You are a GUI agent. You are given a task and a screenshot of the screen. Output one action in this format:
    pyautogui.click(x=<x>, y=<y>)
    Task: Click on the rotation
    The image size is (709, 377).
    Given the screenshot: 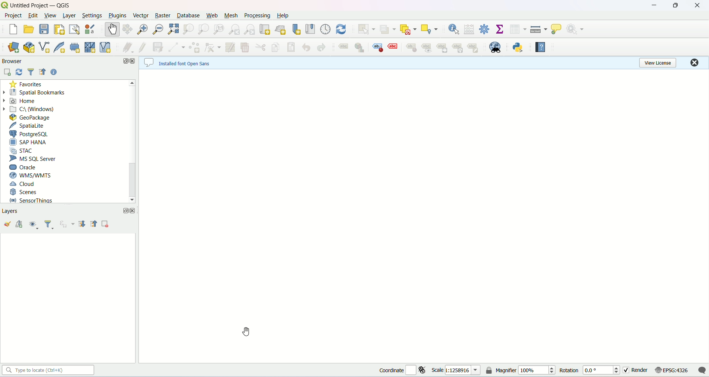 What is the action you would take?
    pyautogui.click(x=570, y=371)
    